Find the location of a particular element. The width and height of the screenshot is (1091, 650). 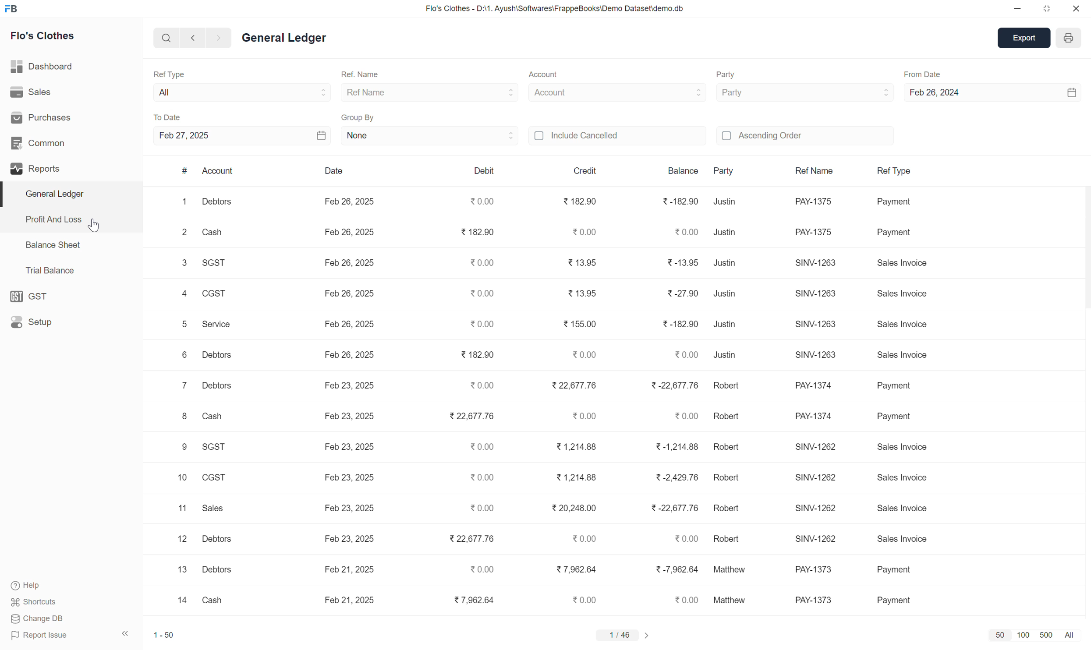

FB is located at coordinates (11, 8).